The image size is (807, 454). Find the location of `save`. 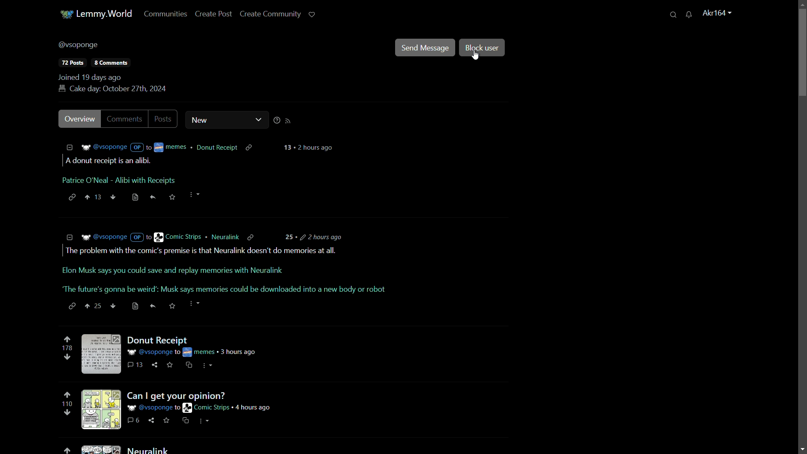

save is located at coordinates (172, 197).